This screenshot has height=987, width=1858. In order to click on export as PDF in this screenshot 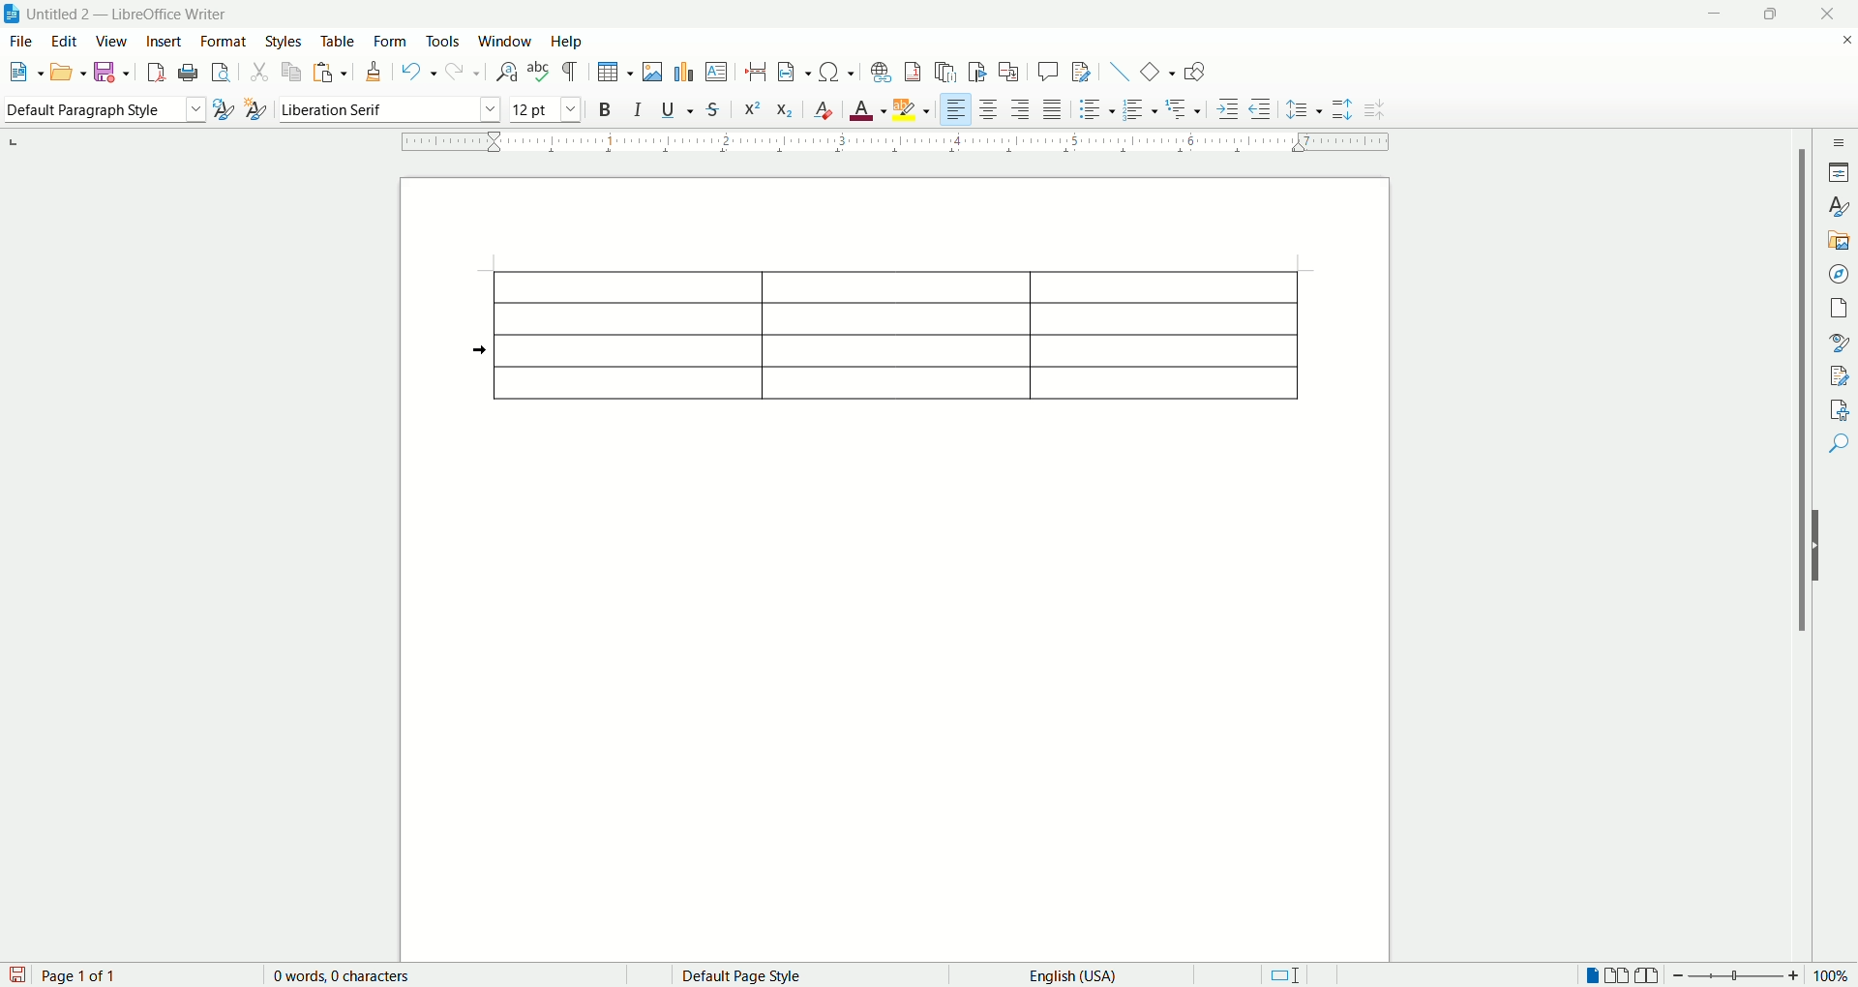, I will do `click(157, 72)`.